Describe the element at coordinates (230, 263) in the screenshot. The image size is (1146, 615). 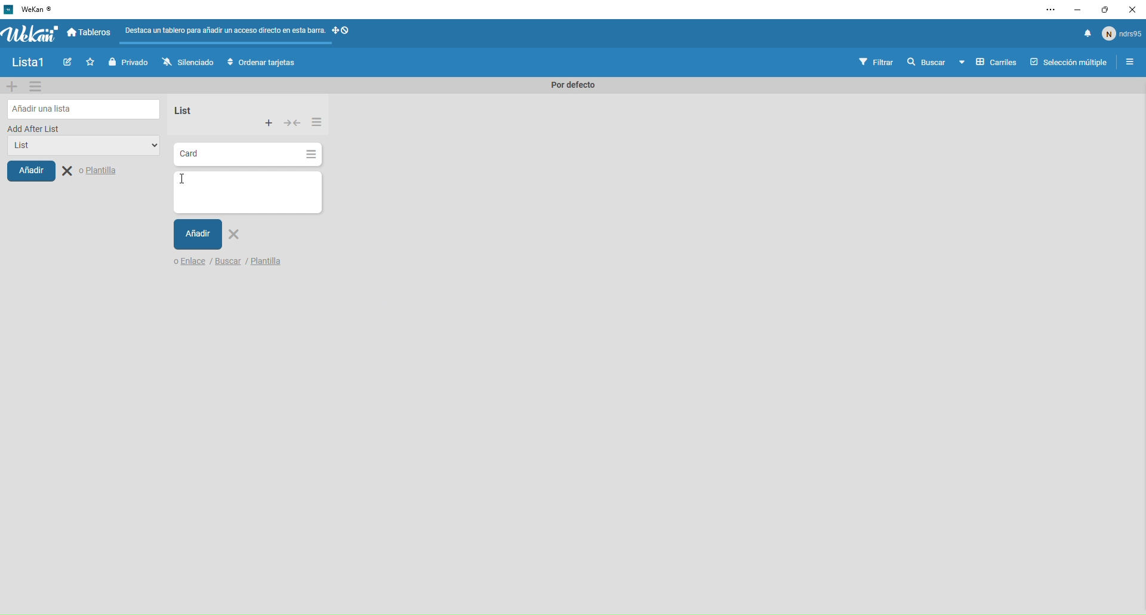
I see `Find` at that location.